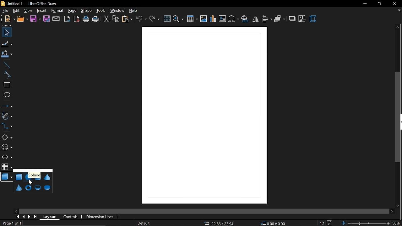  Describe the element at coordinates (204, 19) in the screenshot. I see `insert image` at that location.